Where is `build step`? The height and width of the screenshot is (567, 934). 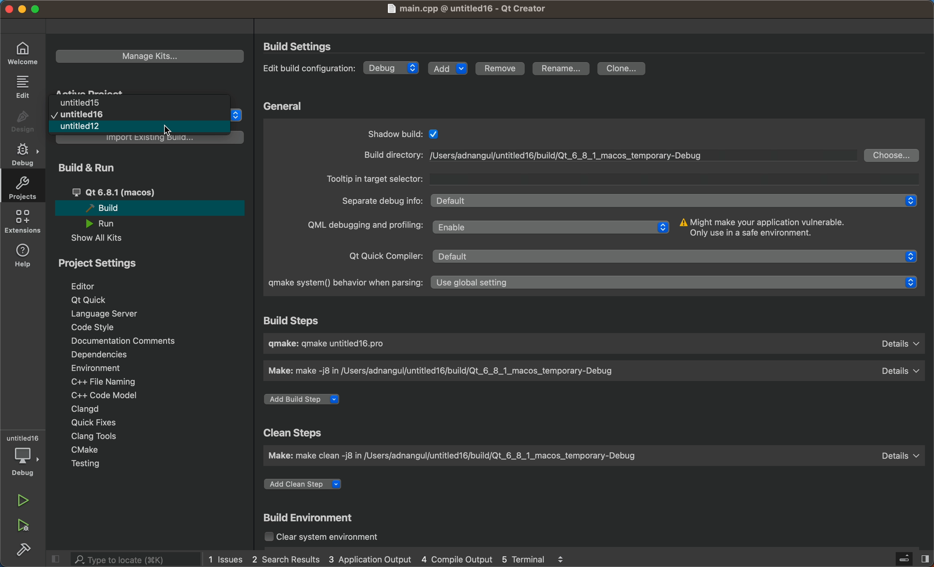
build step is located at coordinates (595, 344).